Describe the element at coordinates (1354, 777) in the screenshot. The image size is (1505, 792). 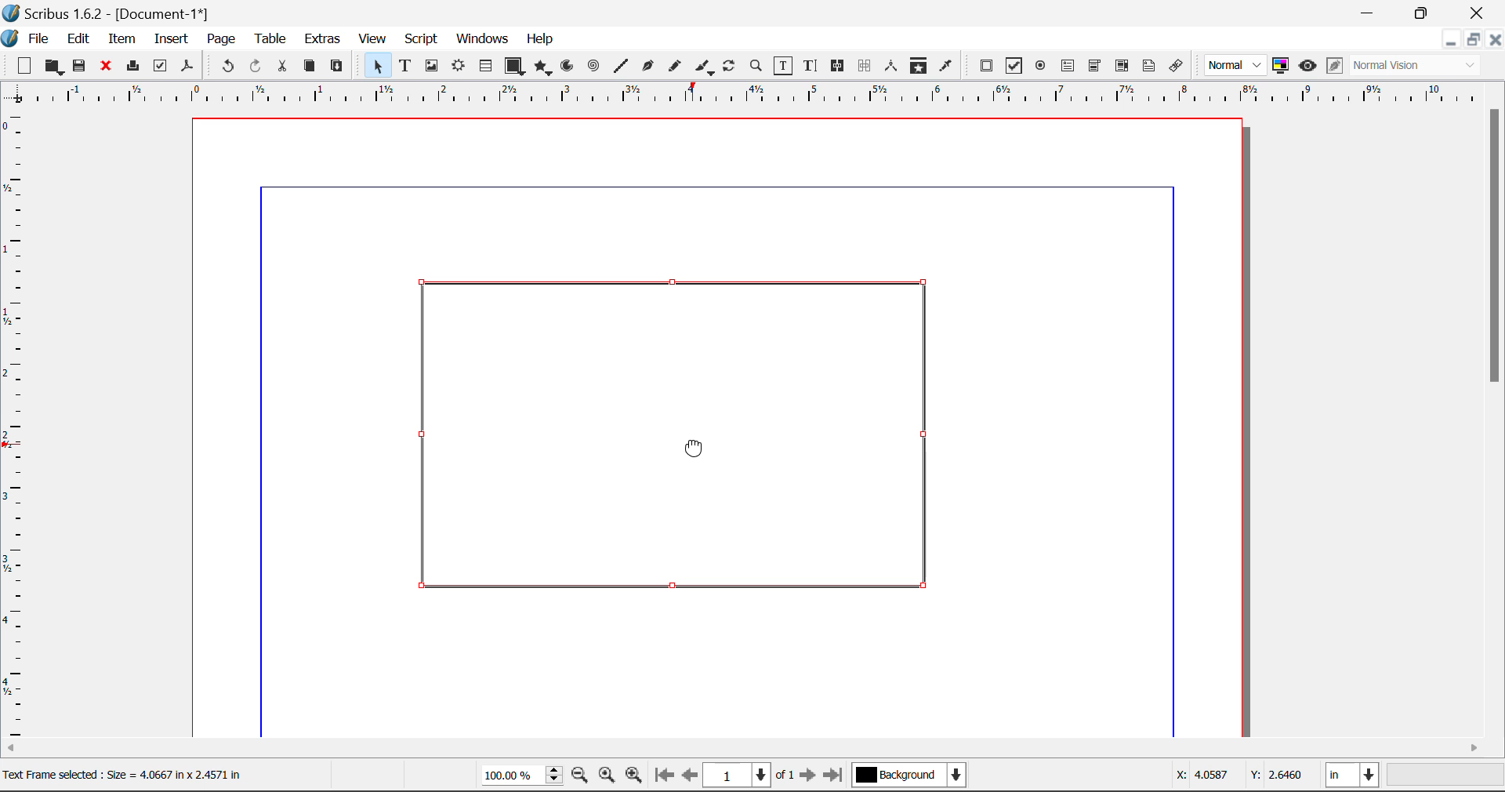
I see `Measurement Units` at that location.